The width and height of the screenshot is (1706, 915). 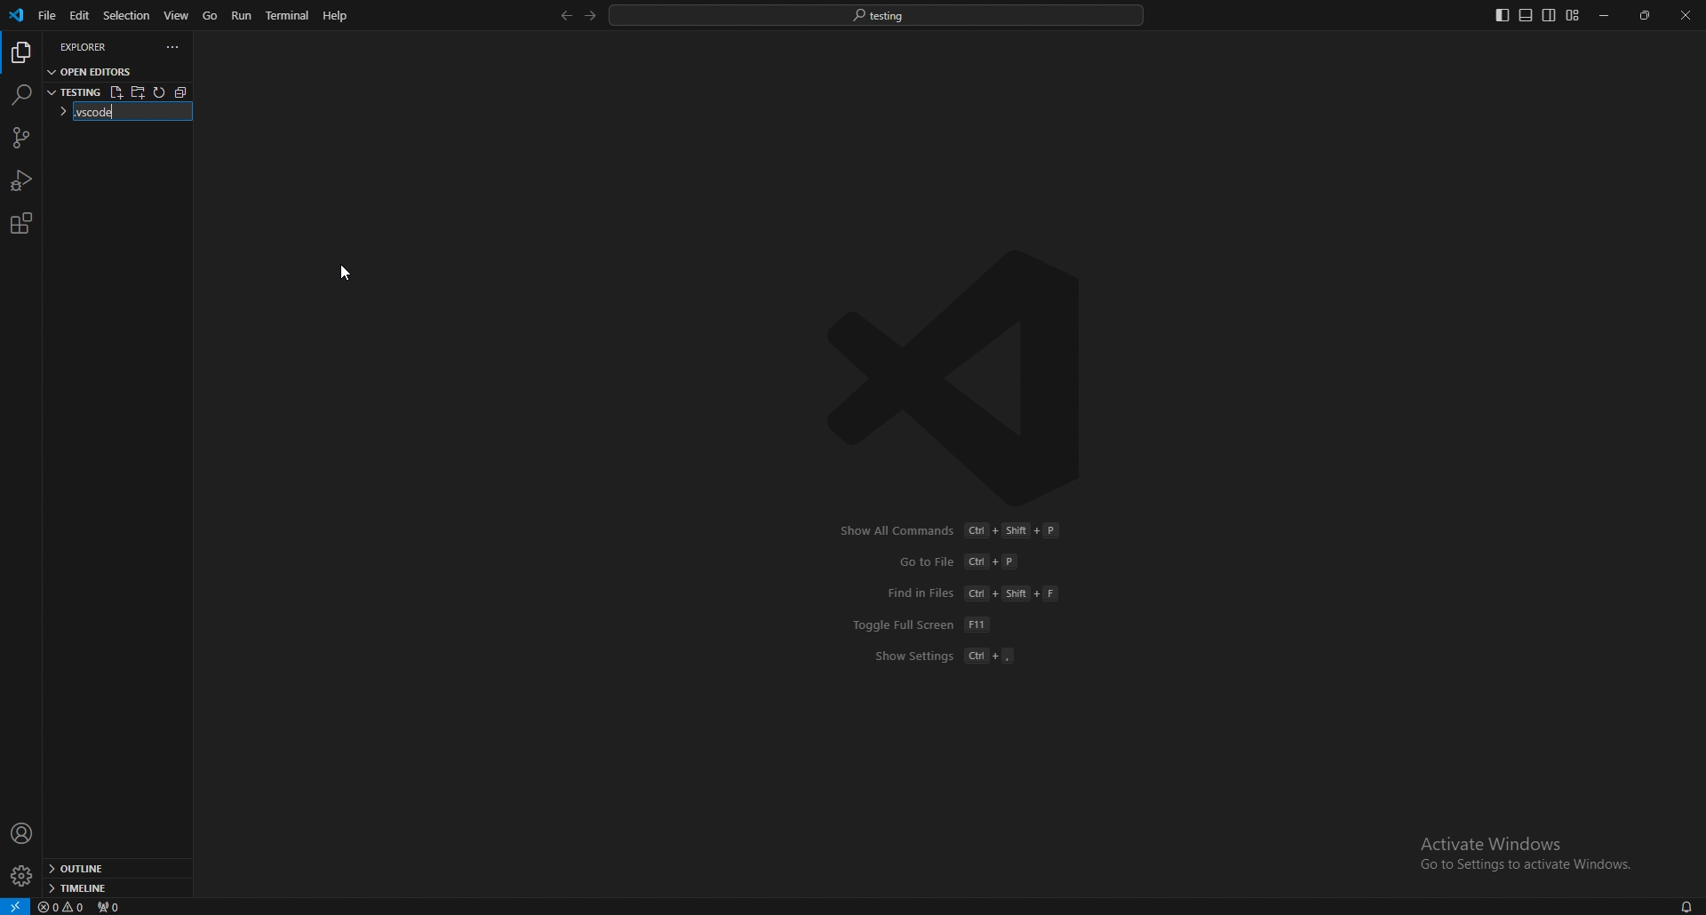 What do you see at coordinates (1536, 15) in the screenshot?
I see `editor layouts` at bounding box center [1536, 15].